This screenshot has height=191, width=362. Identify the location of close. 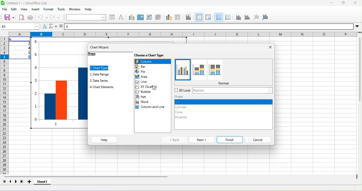
(271, 47).